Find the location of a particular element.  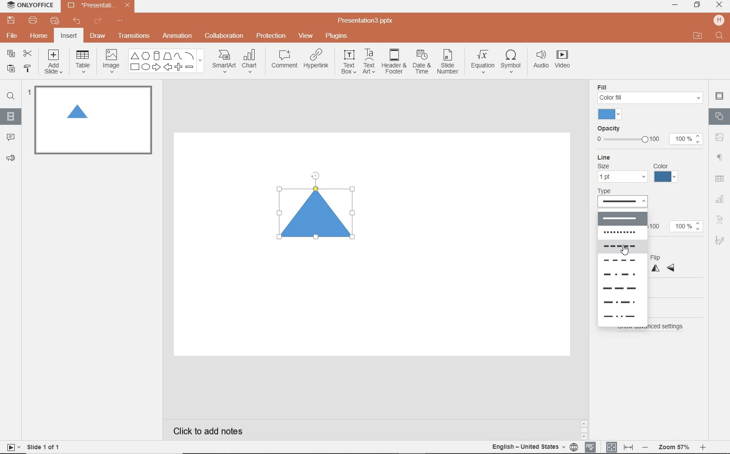

SAVE is located at coordinates (12, 20).